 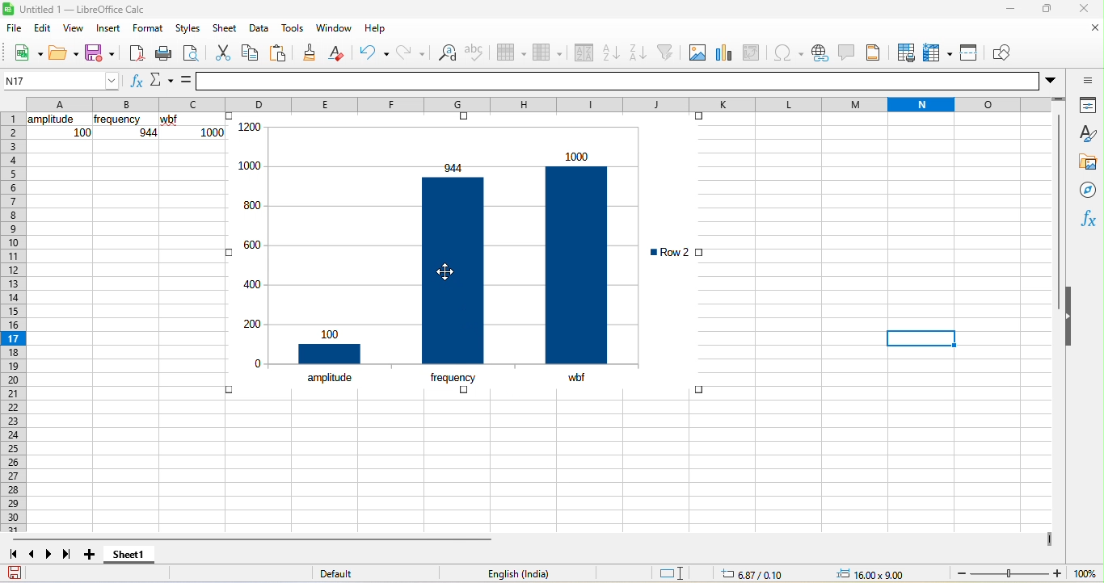 I want to click on comment, so click(x=849, y=54).